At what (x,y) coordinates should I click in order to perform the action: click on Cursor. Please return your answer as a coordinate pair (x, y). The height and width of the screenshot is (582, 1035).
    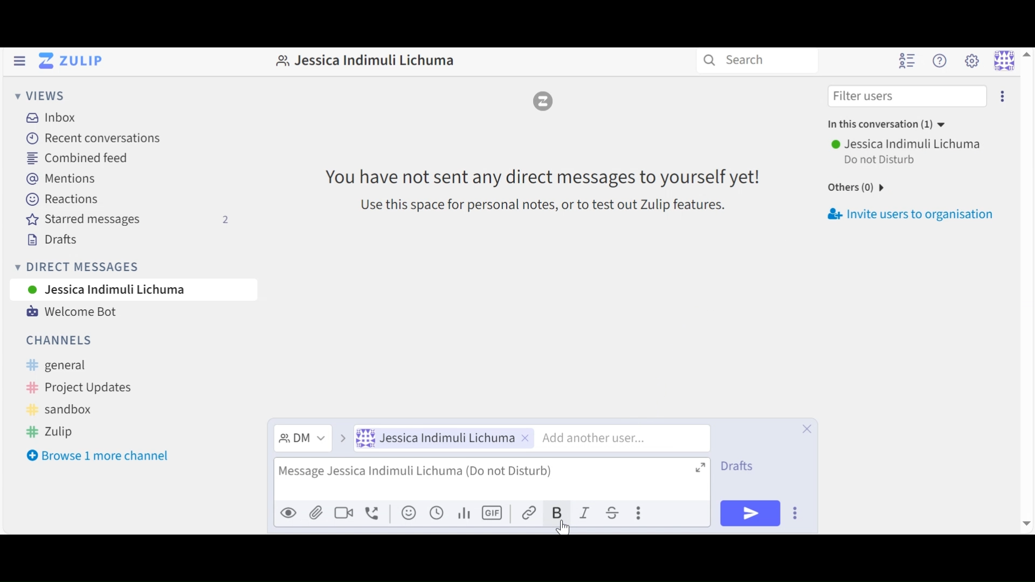
    Looking at the image, I should click on (563, 528).